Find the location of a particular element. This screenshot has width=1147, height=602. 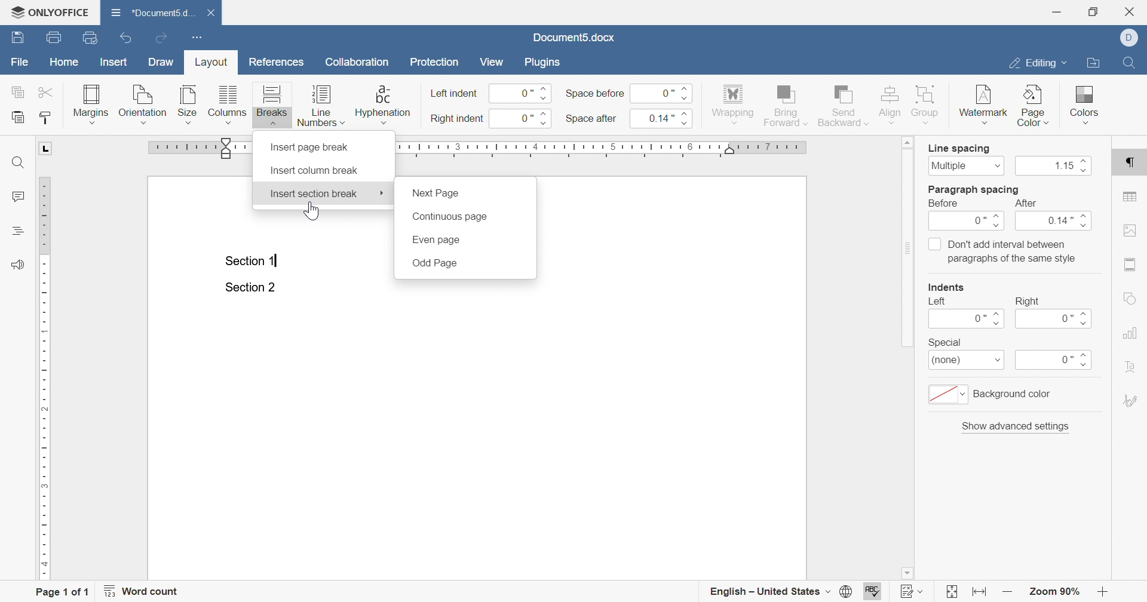

ONLYOFFICE is located at coordinates (50, 13).